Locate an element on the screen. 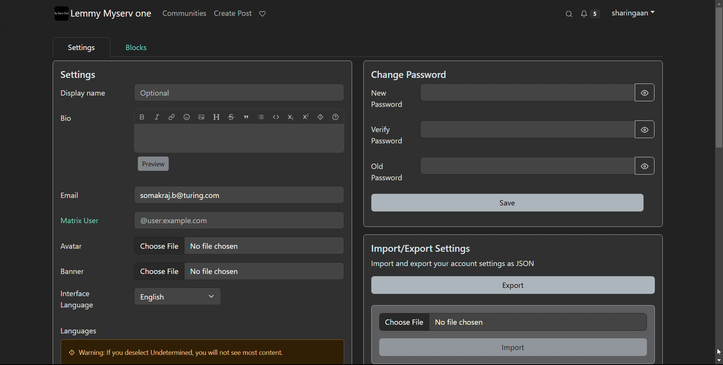 The height and width of the screenshot is (365, 723). Verify
Password is located at coordinates (388, 135).